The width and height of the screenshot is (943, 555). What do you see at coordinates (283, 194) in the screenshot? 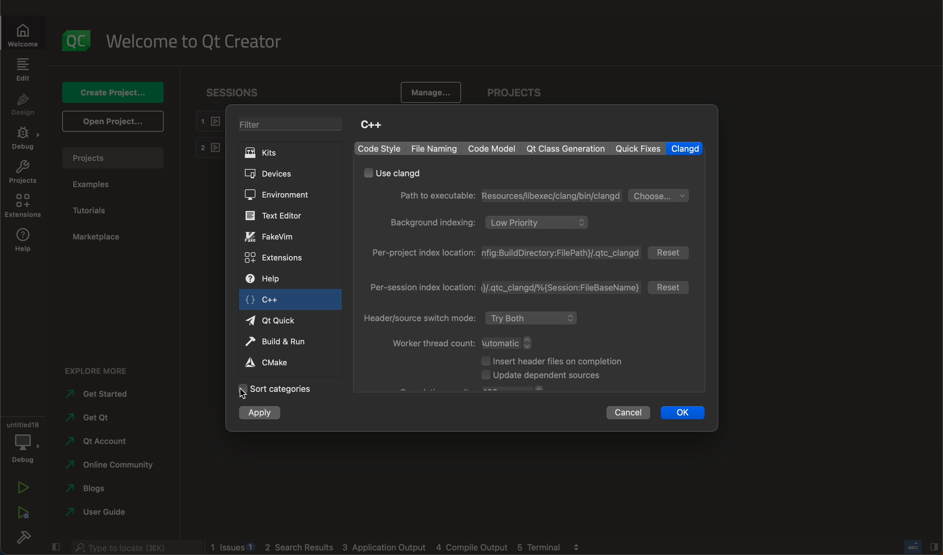
I see `environment` at bounding box center [283, 194].